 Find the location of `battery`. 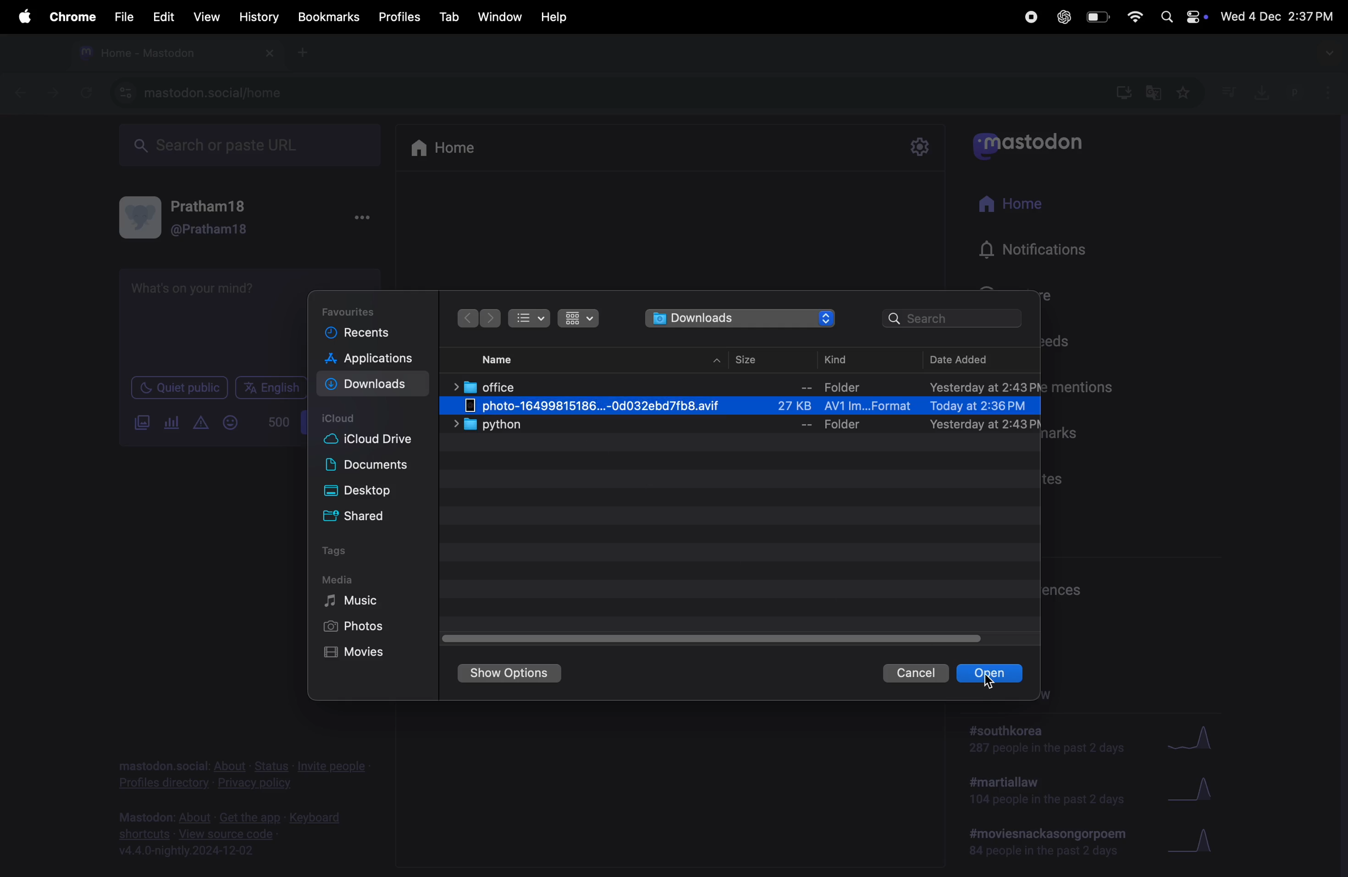

battery is located at coordinates (1095, 18).